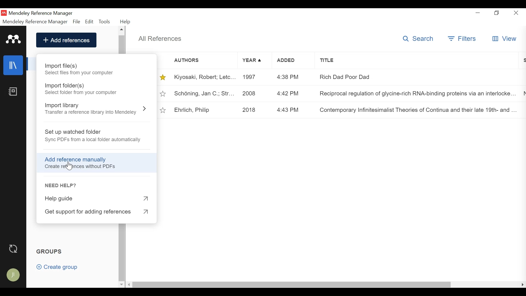 This screenshot has width=526, height=296. What do you see at coordinates (76, 21) in the screenshot?
I see `File` at bounding box center [76, 21].